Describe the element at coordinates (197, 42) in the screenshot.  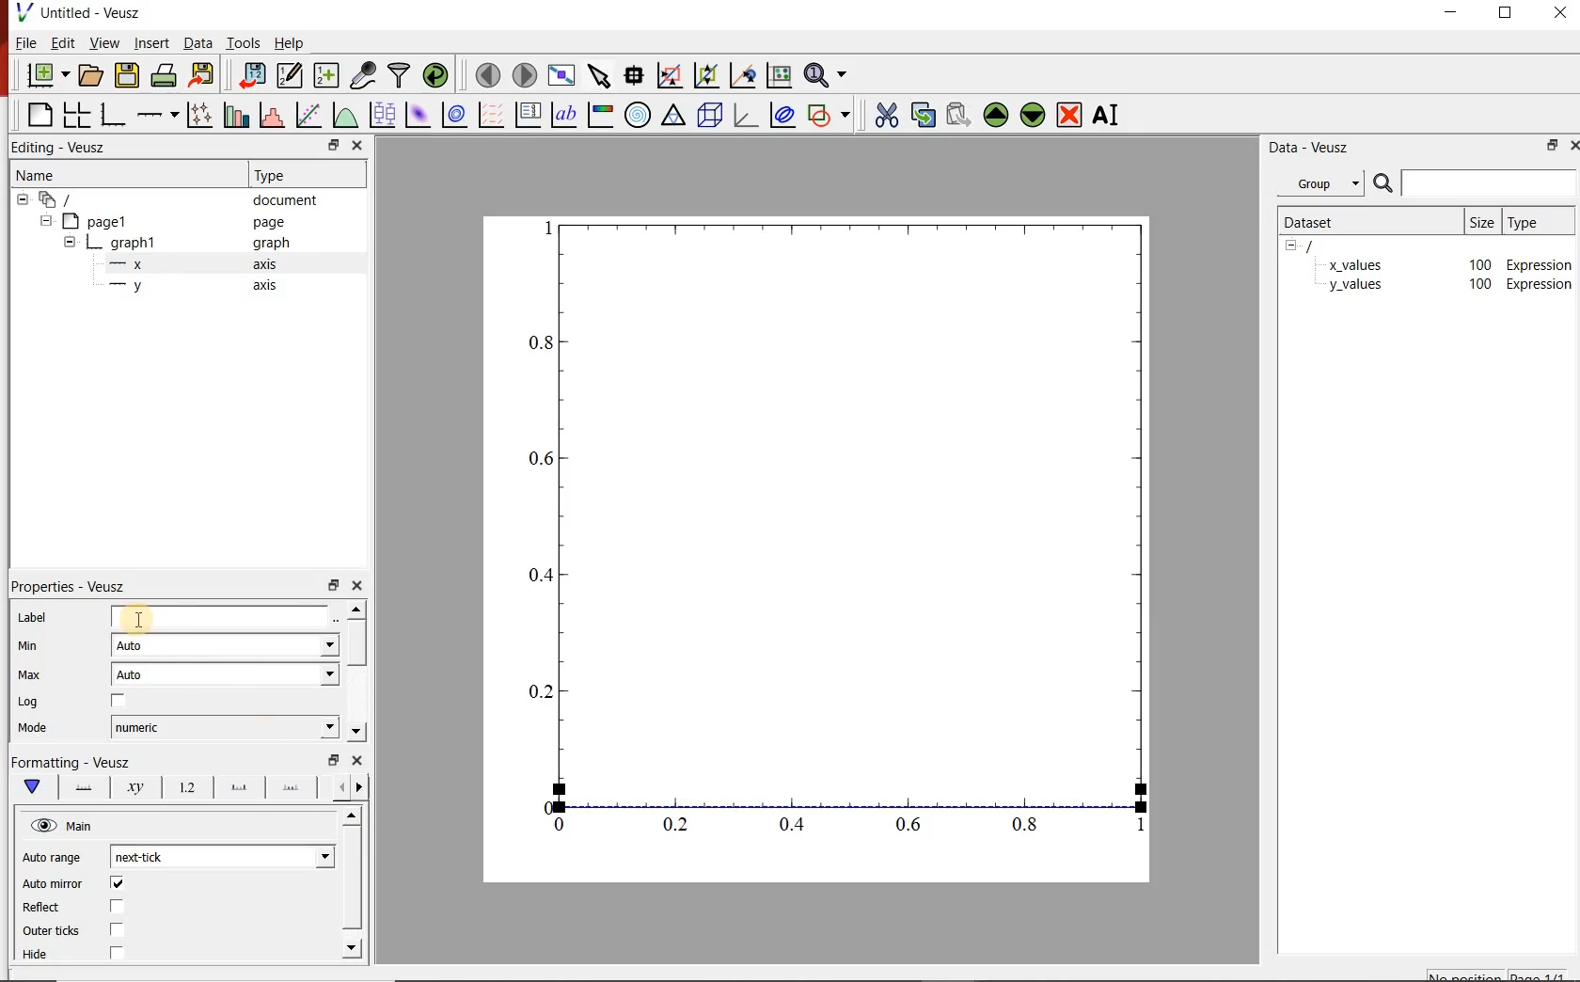
I see `data` at that location.